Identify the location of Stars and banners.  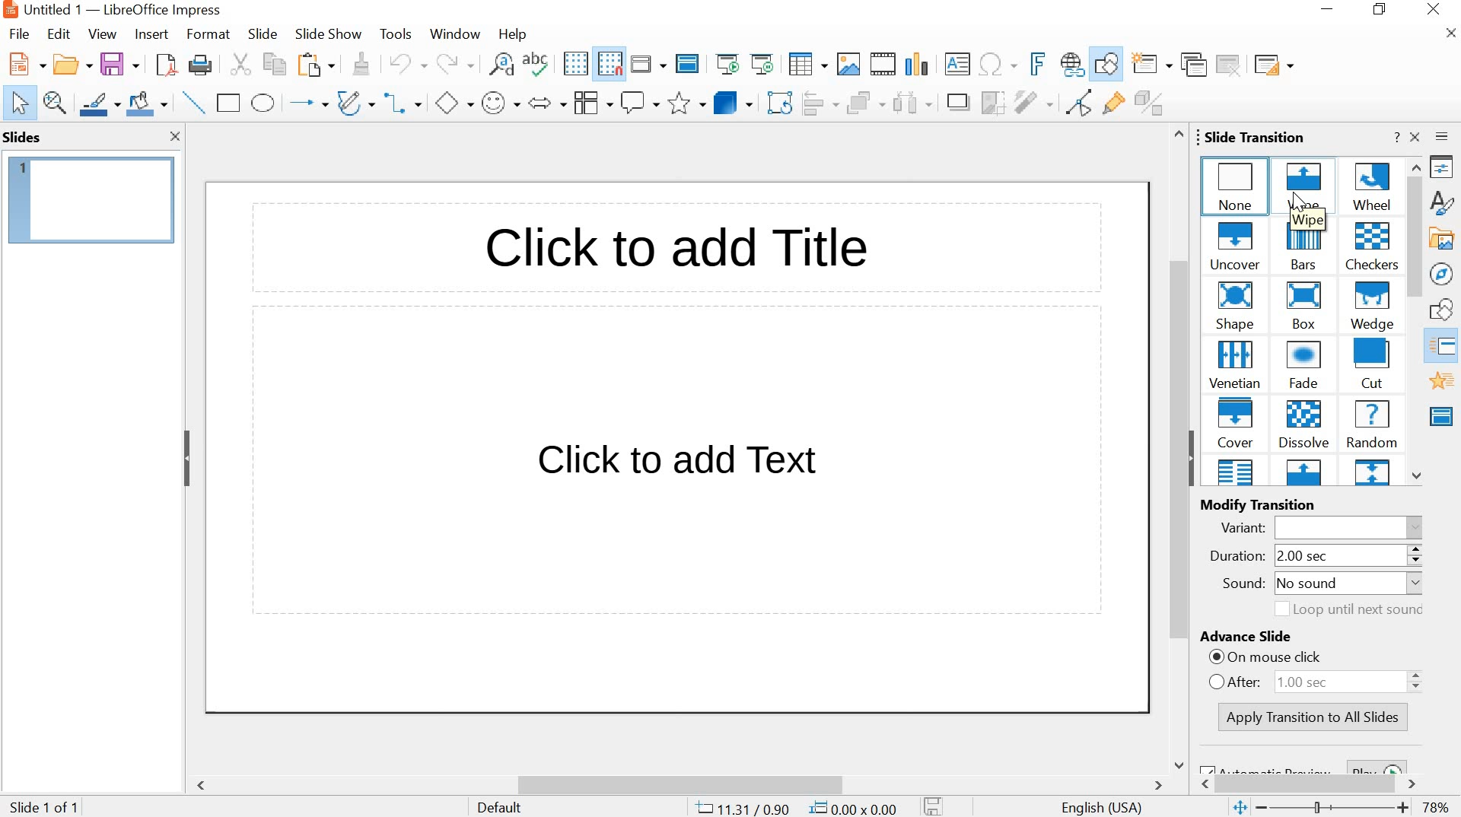
(686, 104).